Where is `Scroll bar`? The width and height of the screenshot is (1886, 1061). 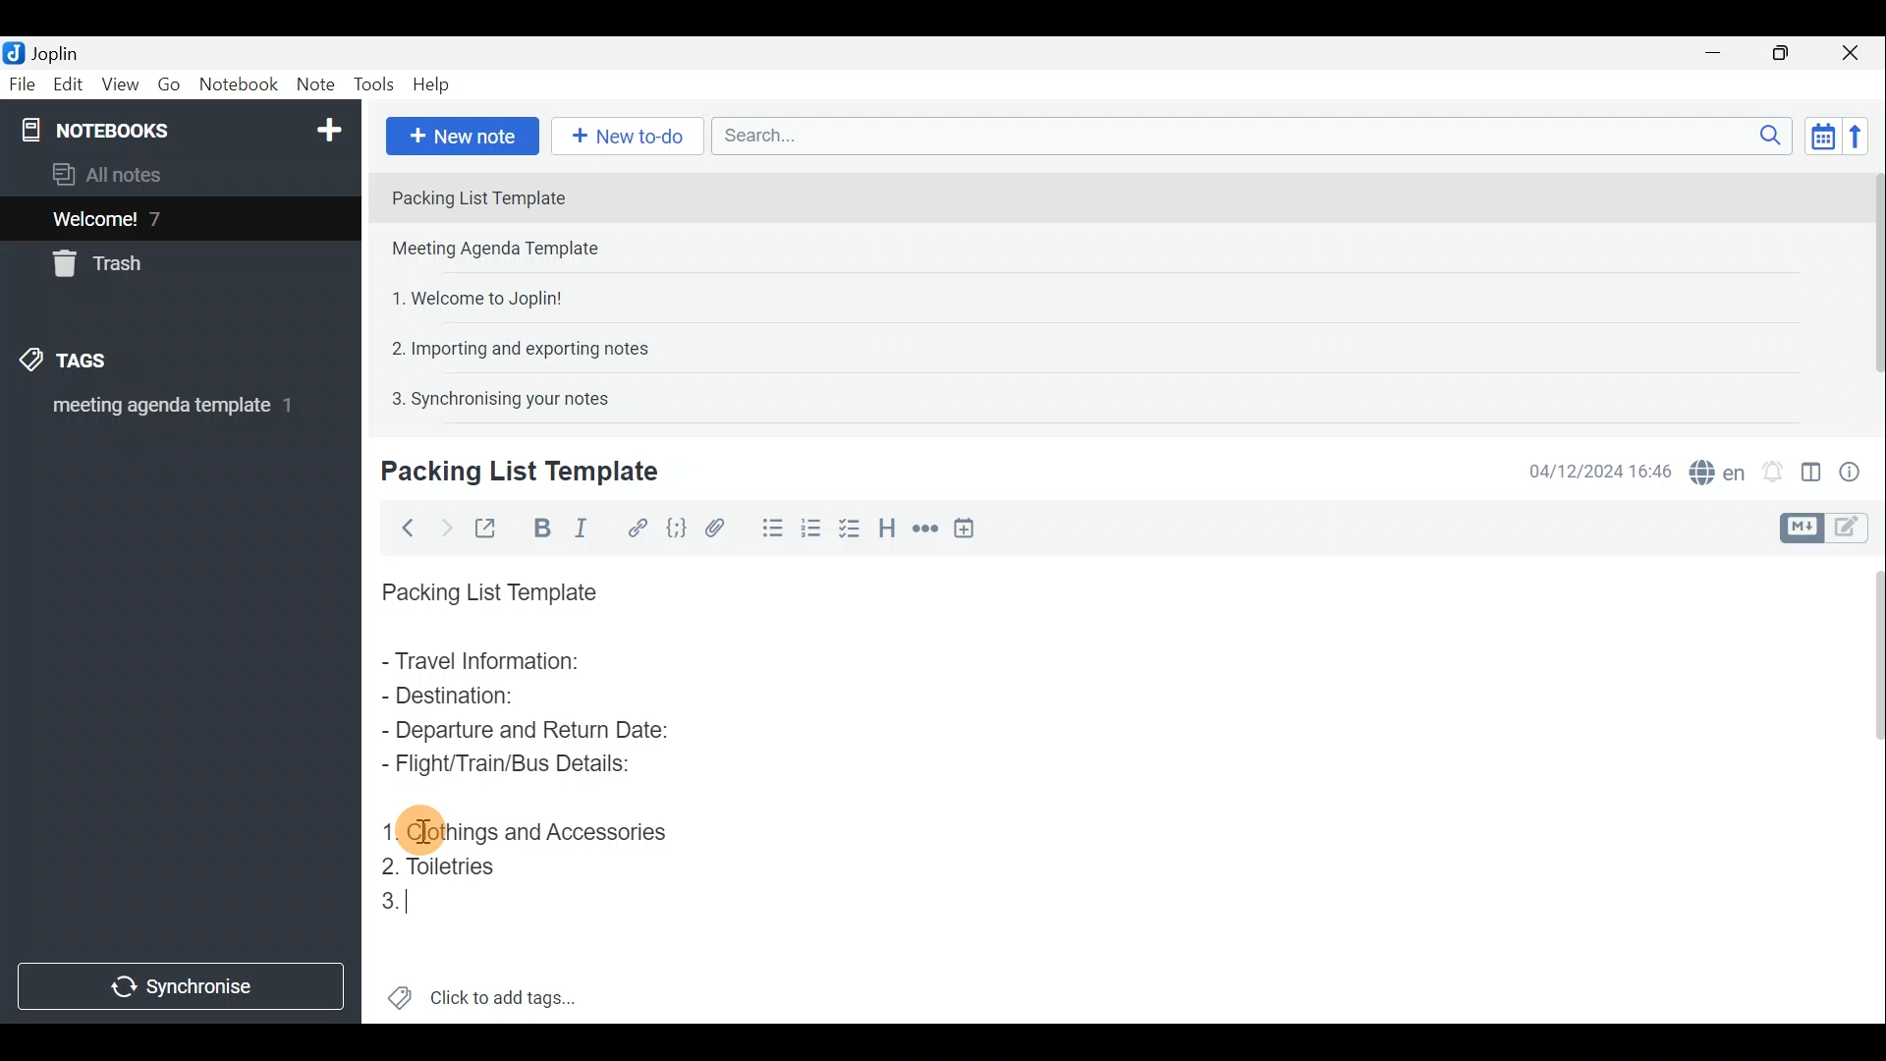
Scroll bar is located at coordinates (1868, 787).